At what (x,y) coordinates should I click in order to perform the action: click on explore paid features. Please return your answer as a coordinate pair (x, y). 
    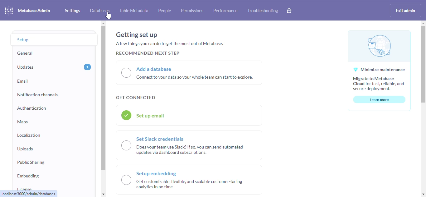
    Looking at the image, I should click on (289, 11).